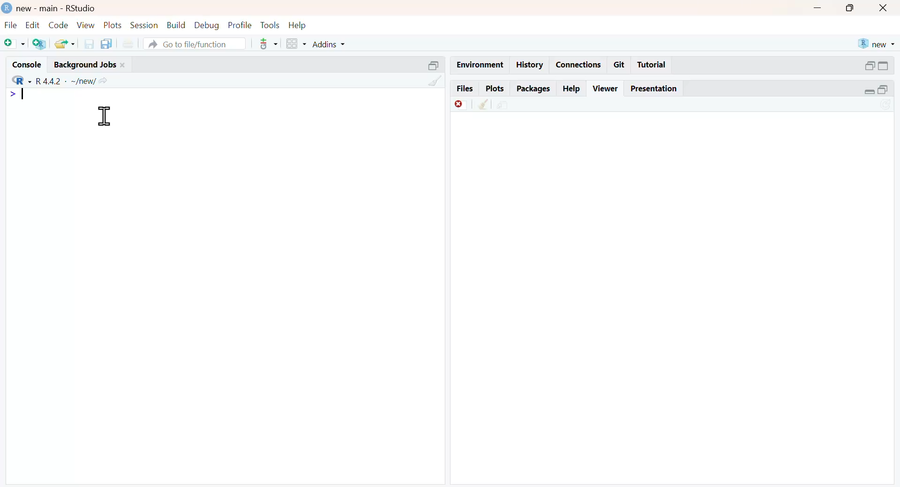  Describe the element at coordinates (145, 25) in the screenshot. I see `session` at that location.